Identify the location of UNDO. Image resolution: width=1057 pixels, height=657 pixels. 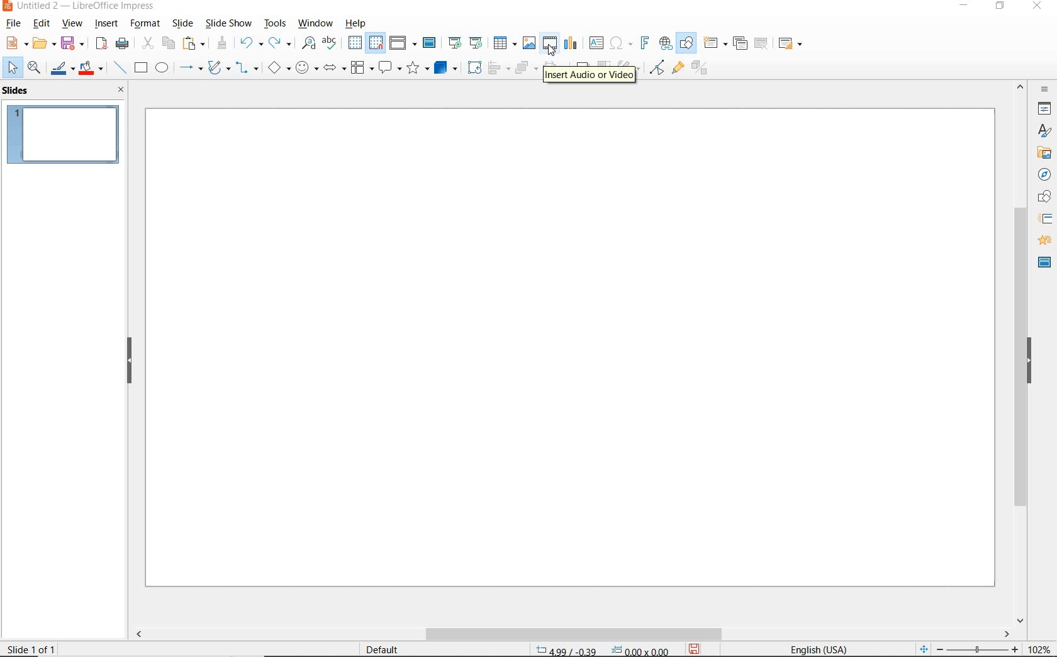
(252, 43).